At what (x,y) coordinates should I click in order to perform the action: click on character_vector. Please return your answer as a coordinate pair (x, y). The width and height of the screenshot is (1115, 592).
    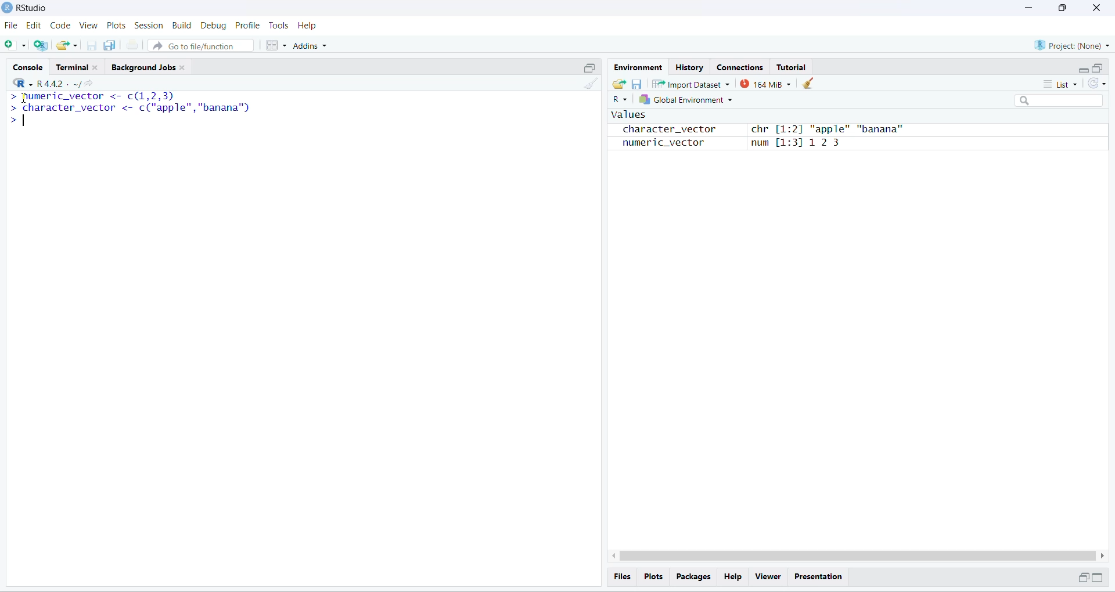
    Looking at the image, I should click on (664, 129).